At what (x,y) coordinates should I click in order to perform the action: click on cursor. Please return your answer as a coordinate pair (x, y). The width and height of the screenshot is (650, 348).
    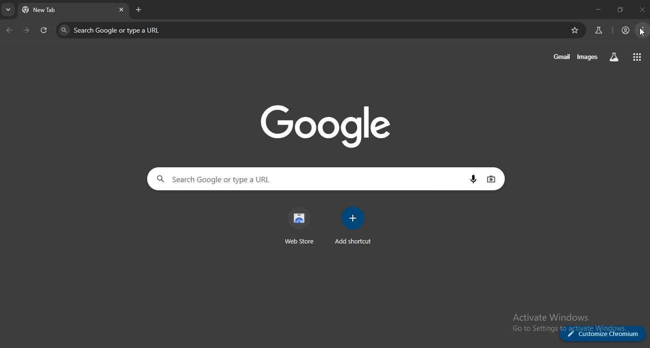
    Looking at the image, I should click on (642, 33).